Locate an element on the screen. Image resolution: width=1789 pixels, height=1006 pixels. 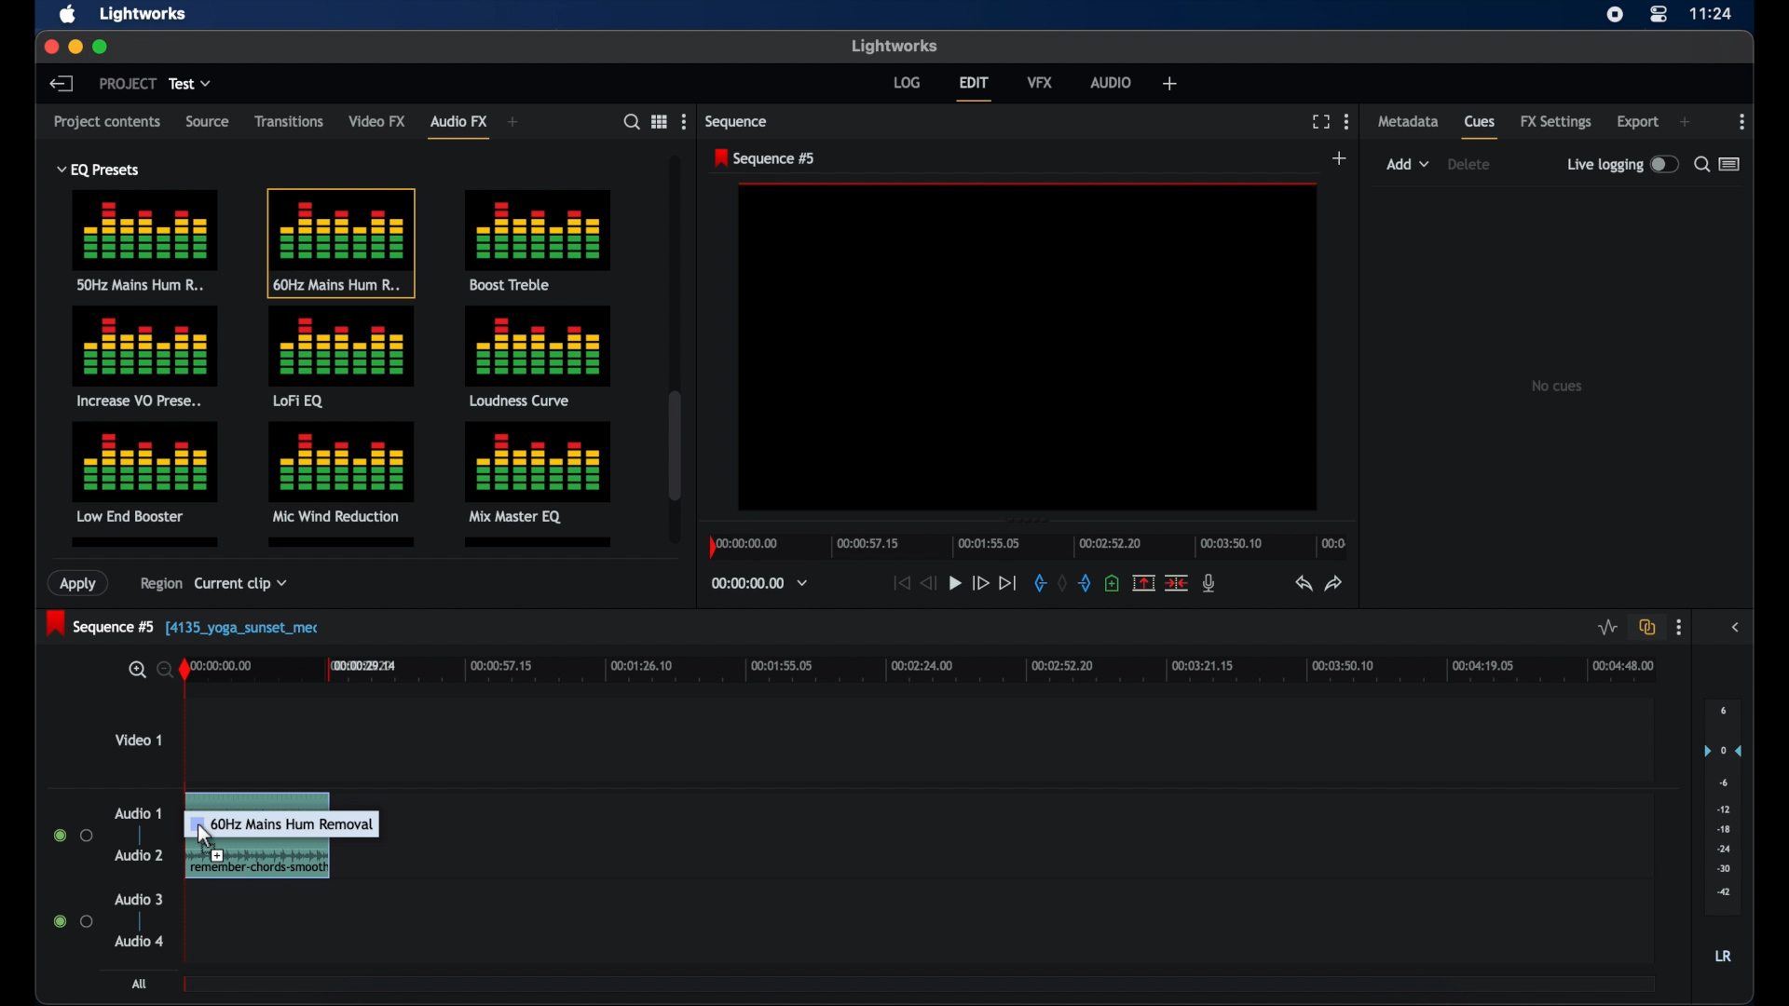
toggle list  or logger view is located at coordinates (1729, 164).